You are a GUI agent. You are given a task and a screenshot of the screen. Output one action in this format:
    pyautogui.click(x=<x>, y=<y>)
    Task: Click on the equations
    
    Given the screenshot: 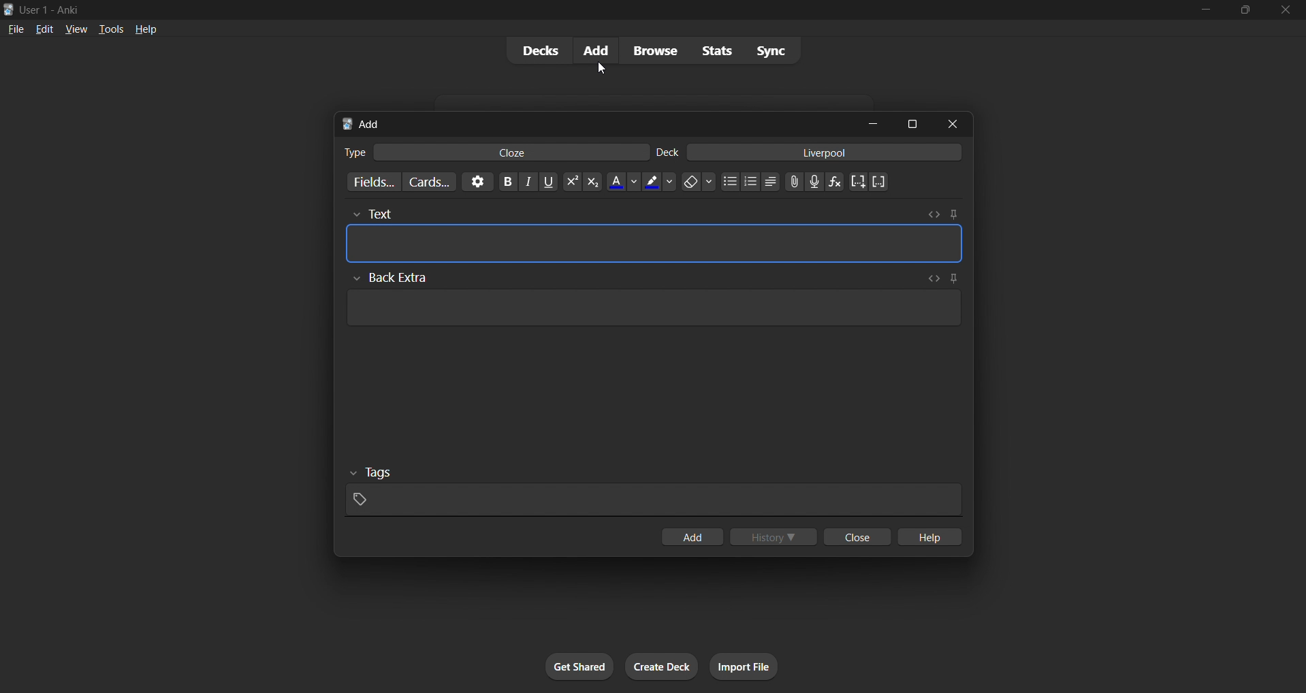 What is the action you would take?
    pyautogui.click(x=833, y=184)
    